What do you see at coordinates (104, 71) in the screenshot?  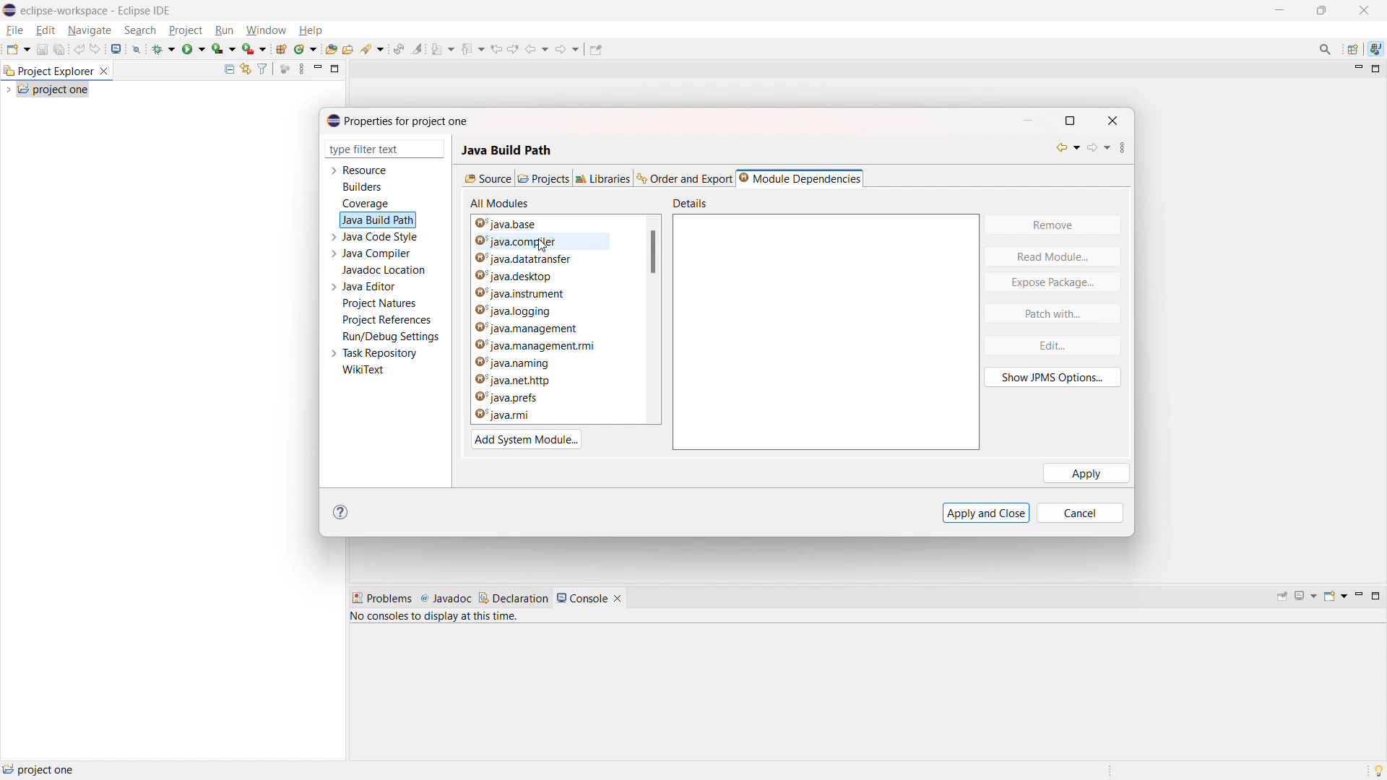 I see `close project explorer` at bounding box center [104, 71].